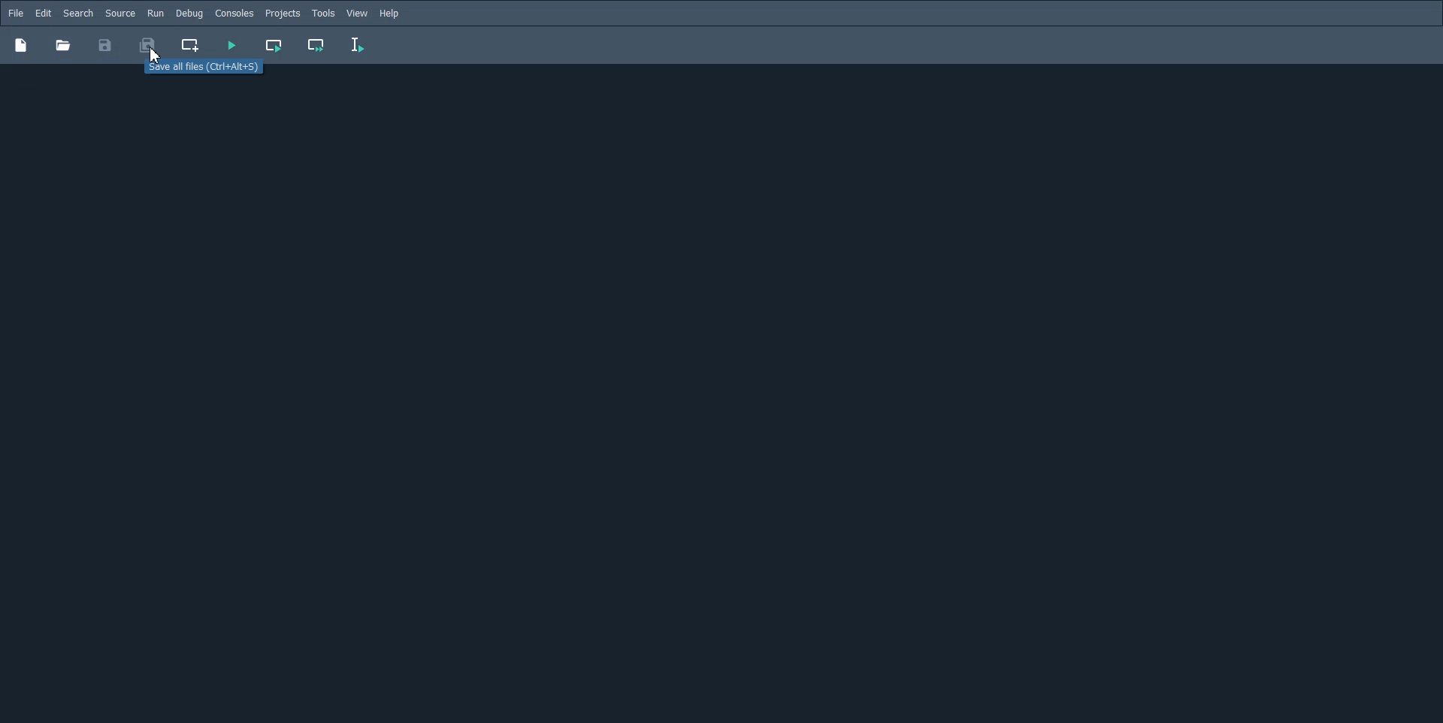  What do you see at coordinates (234, 14) in the screenshot?
I see `Console` at bounding box center [234, 14].